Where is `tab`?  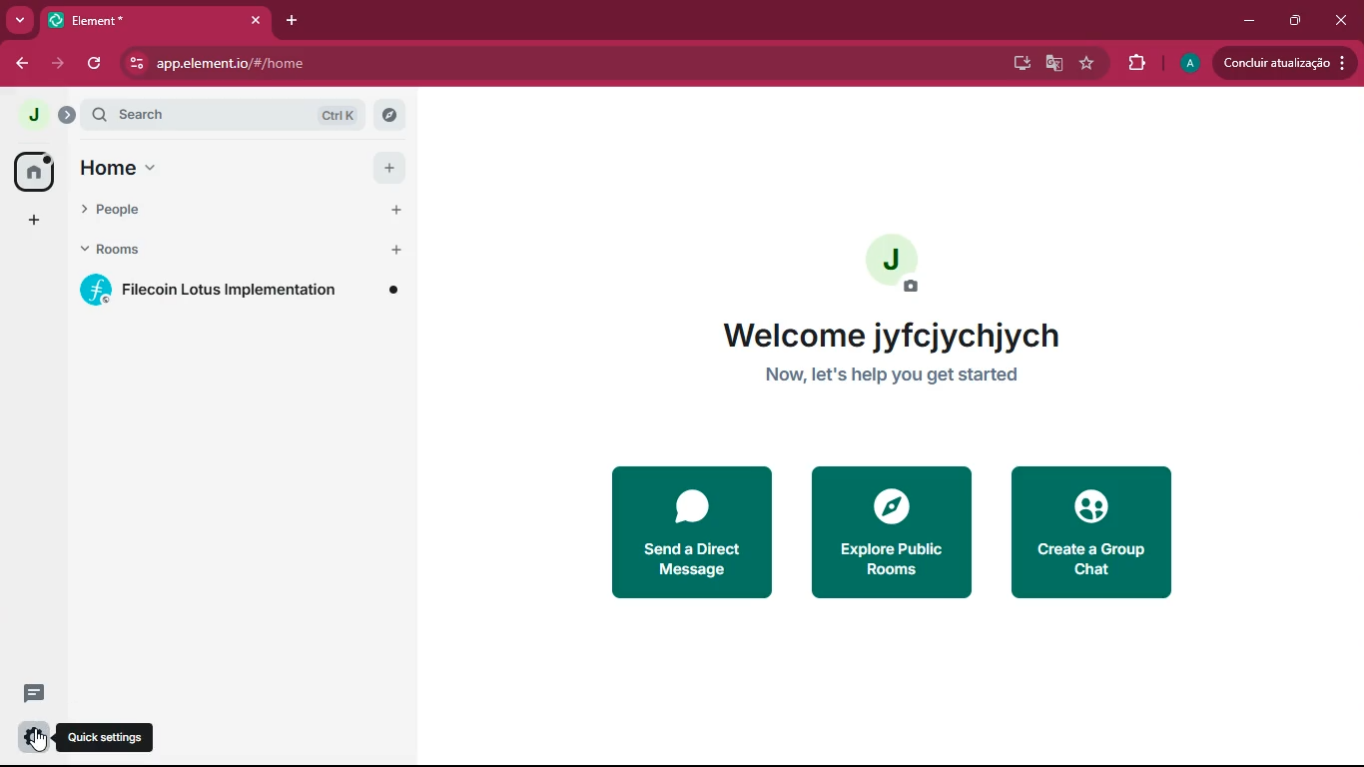
tab is located at coordinates (145, 21).